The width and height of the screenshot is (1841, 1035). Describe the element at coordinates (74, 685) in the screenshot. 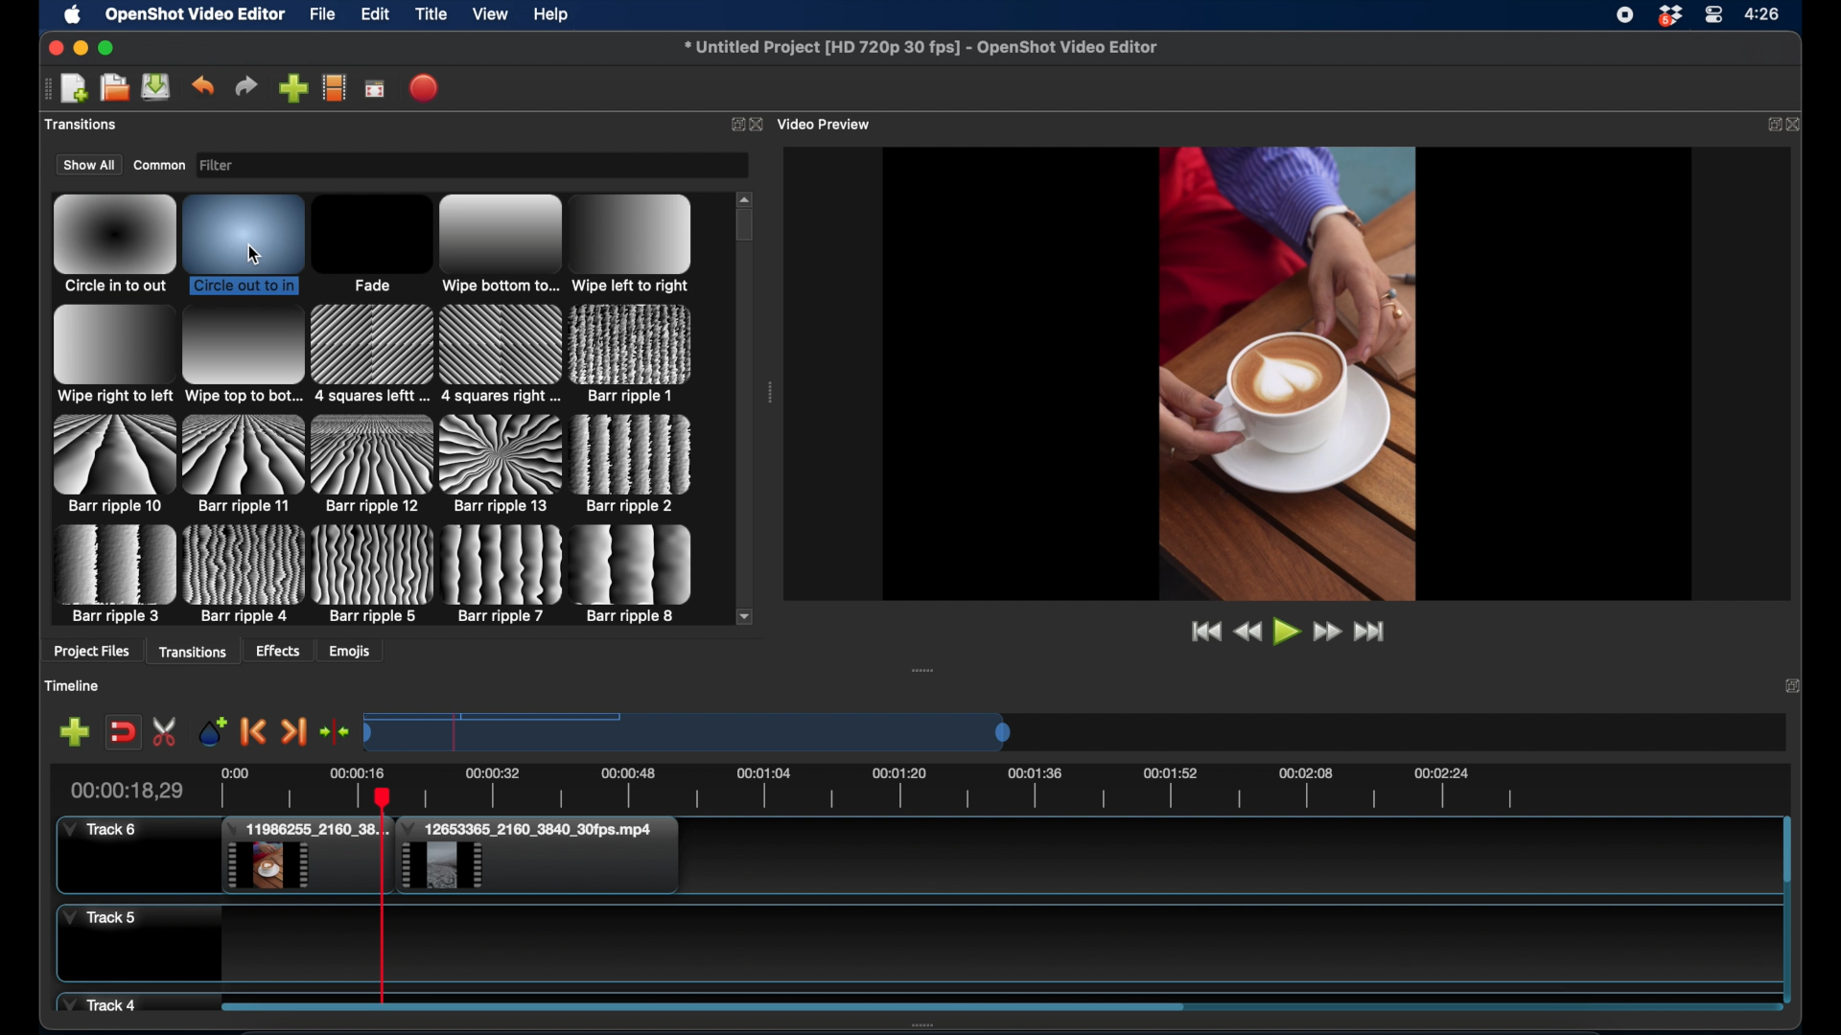

I see `timeline` at that location.